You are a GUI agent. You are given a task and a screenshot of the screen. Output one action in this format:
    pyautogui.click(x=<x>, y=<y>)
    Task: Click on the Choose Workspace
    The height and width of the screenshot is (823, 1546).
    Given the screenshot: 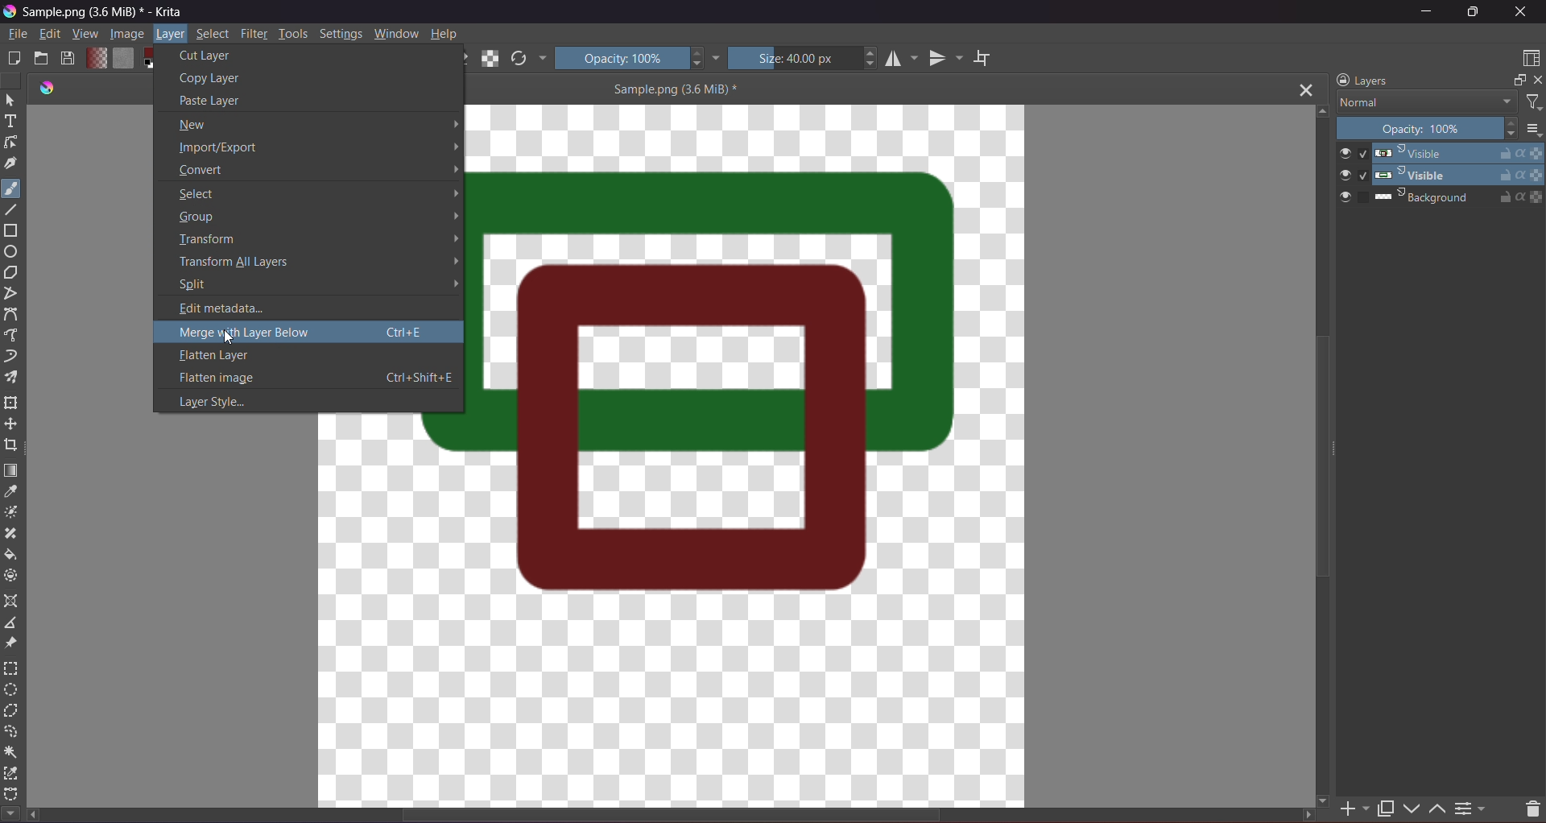 What is the action you would take?
    pyautogui.click(x=1528, y=60)
    